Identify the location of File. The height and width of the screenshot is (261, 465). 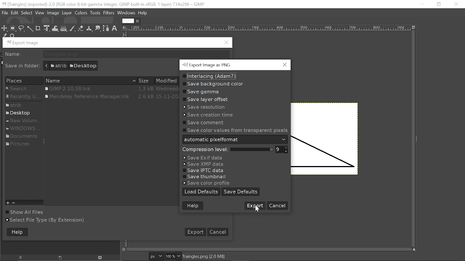
(15, 13).